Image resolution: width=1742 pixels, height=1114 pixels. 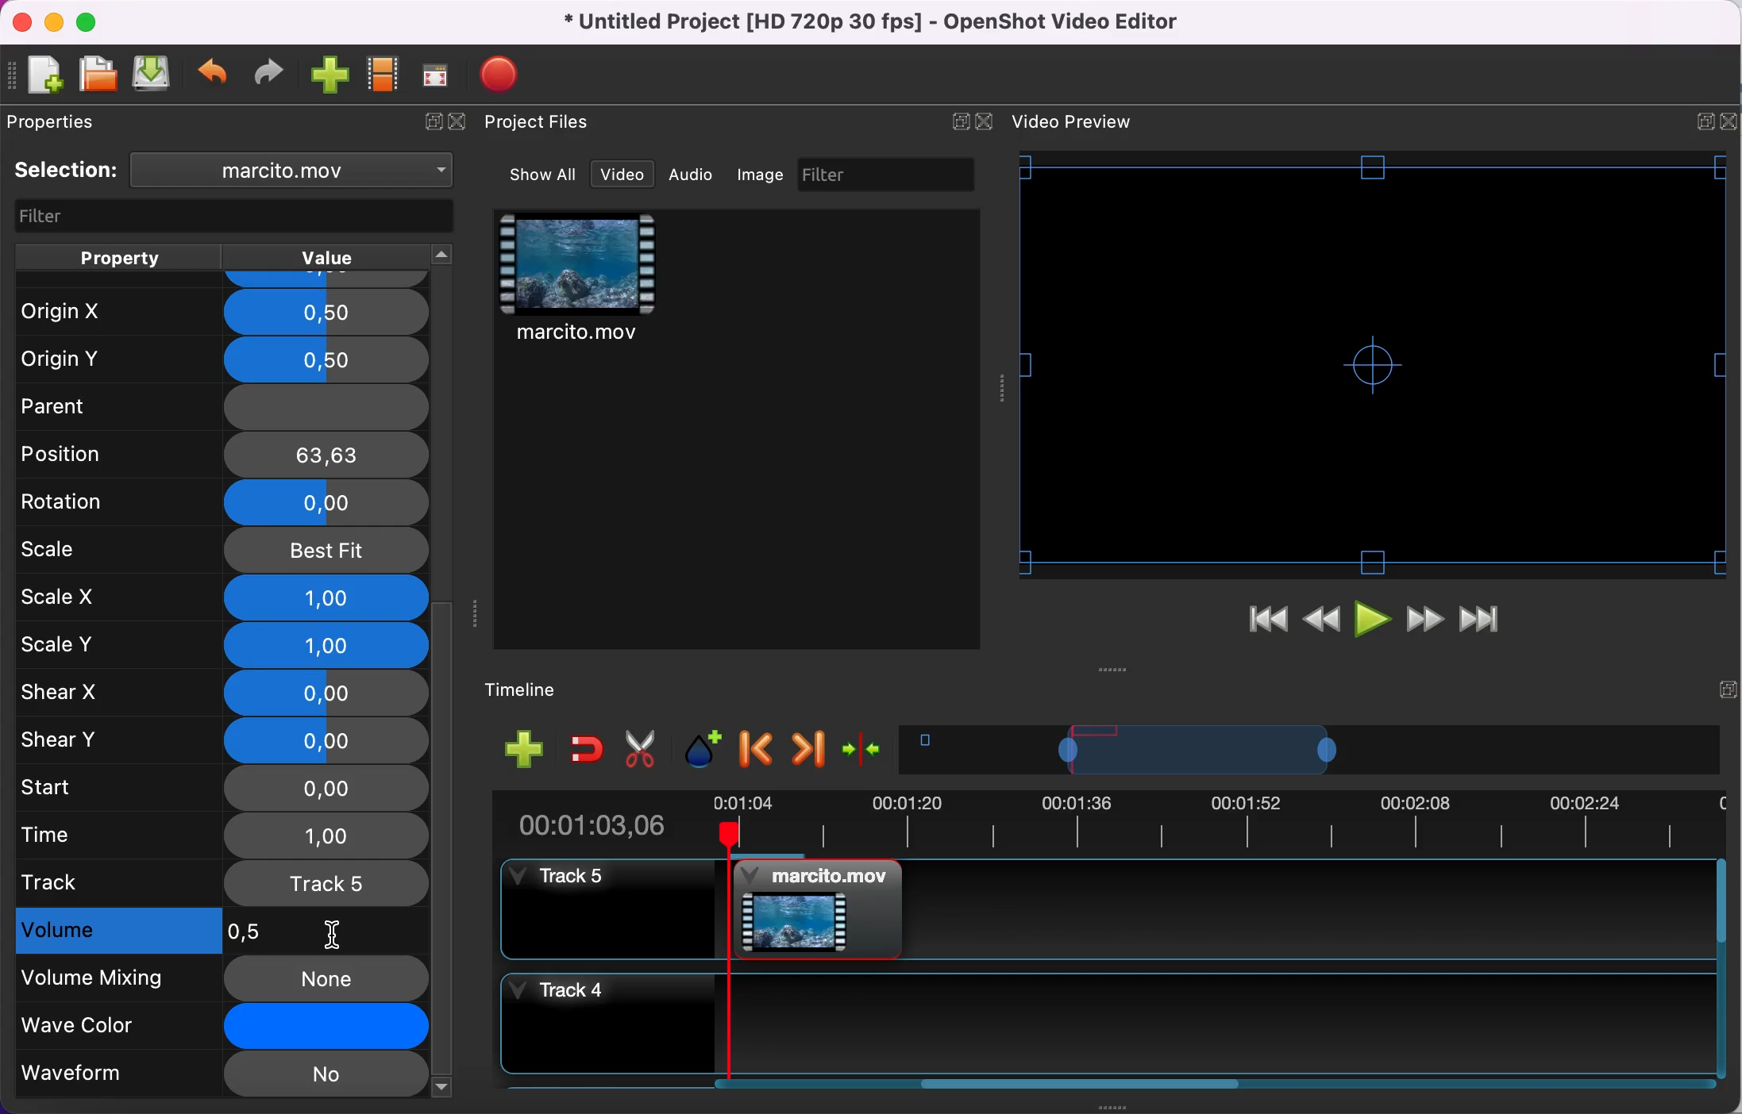 I want to click on previous marker, so click(x=759, y=750).